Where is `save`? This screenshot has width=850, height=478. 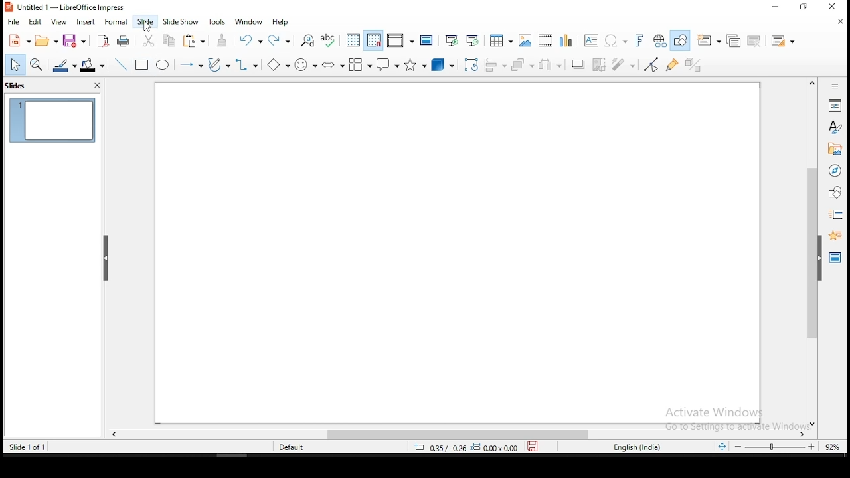
save is located at coordinates (75, 40).